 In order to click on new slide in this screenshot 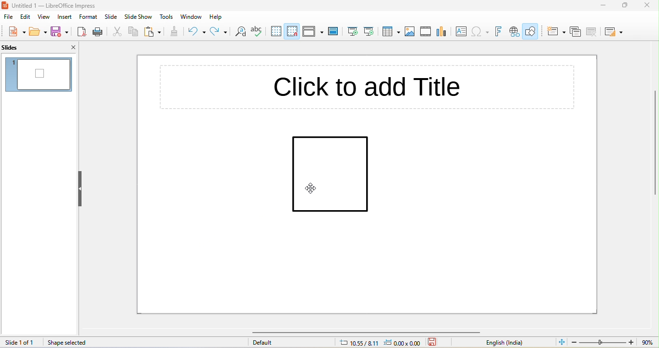, I will do `click(556, 31)`.